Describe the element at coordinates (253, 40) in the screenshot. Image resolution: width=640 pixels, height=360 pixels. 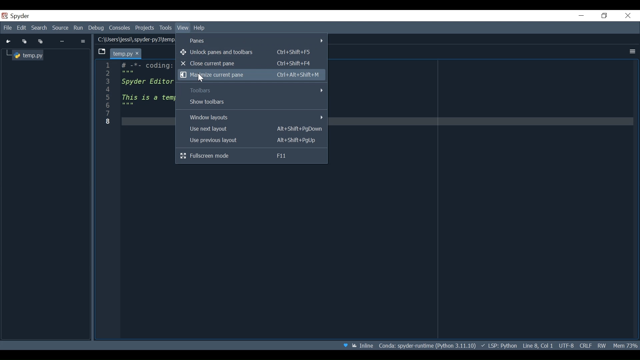
I see `Panes` at that location.